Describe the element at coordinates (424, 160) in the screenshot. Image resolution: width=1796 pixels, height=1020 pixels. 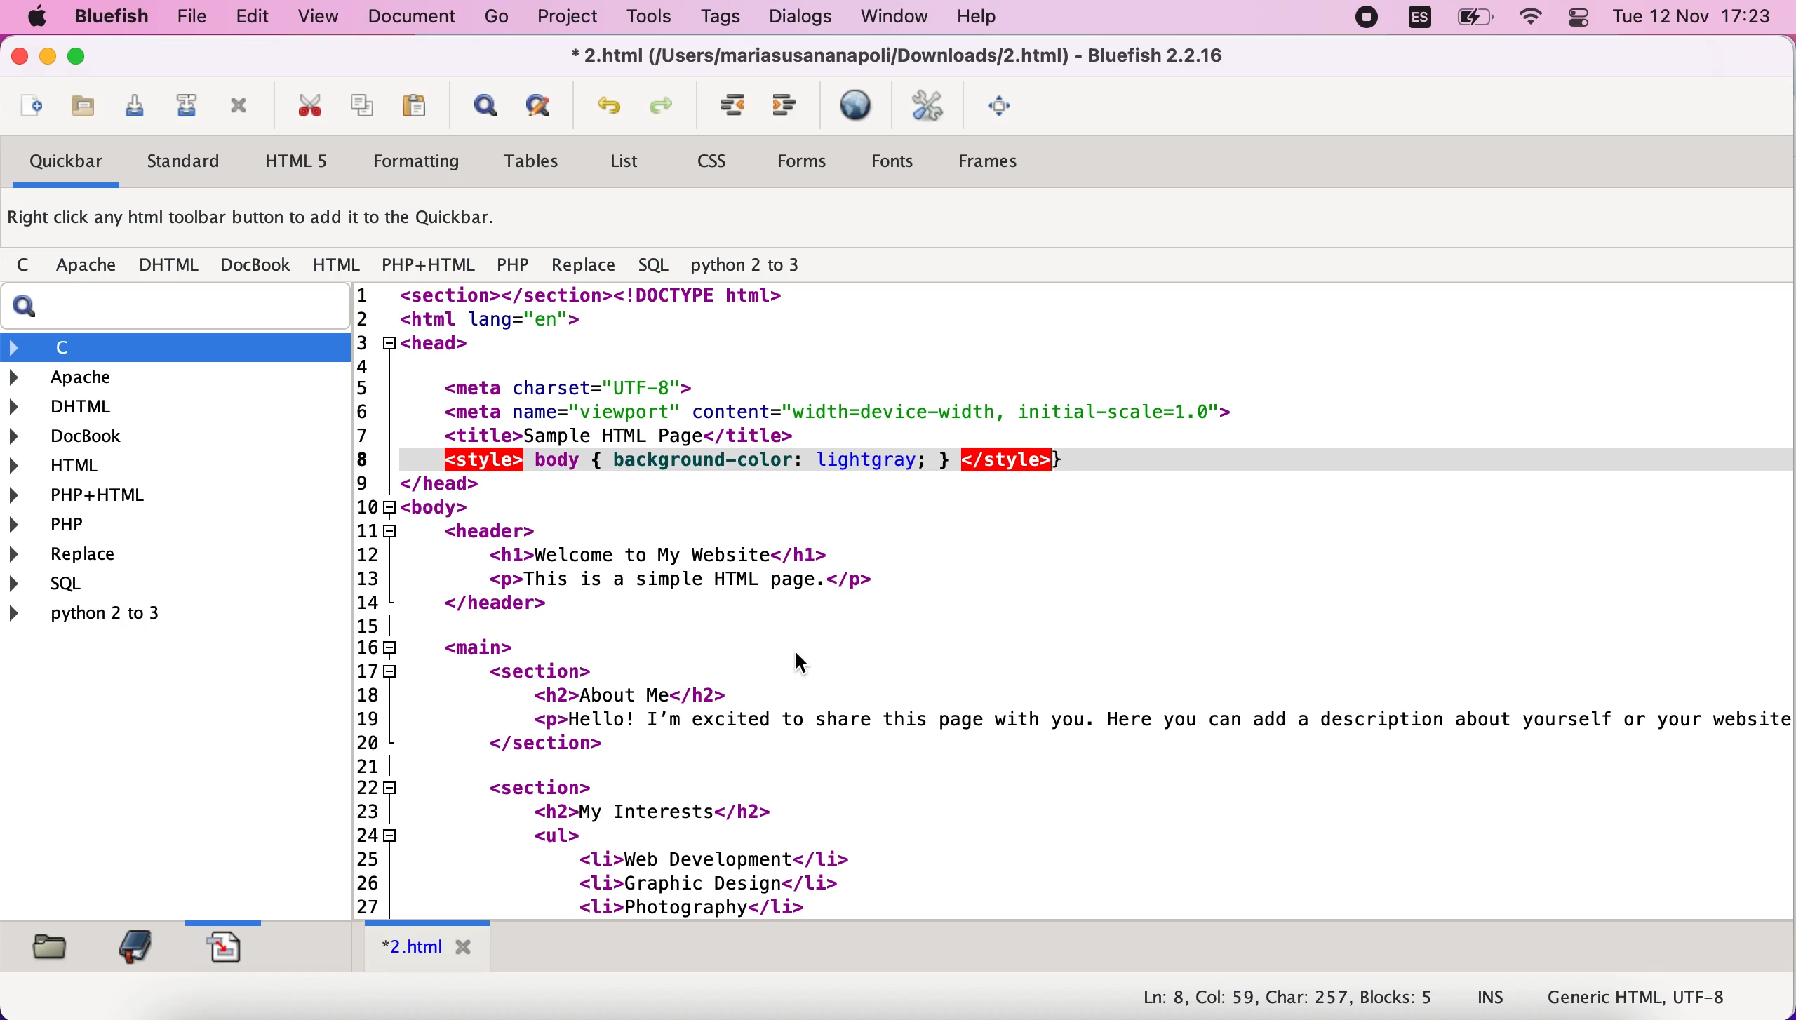
I see `formatting` at that location.